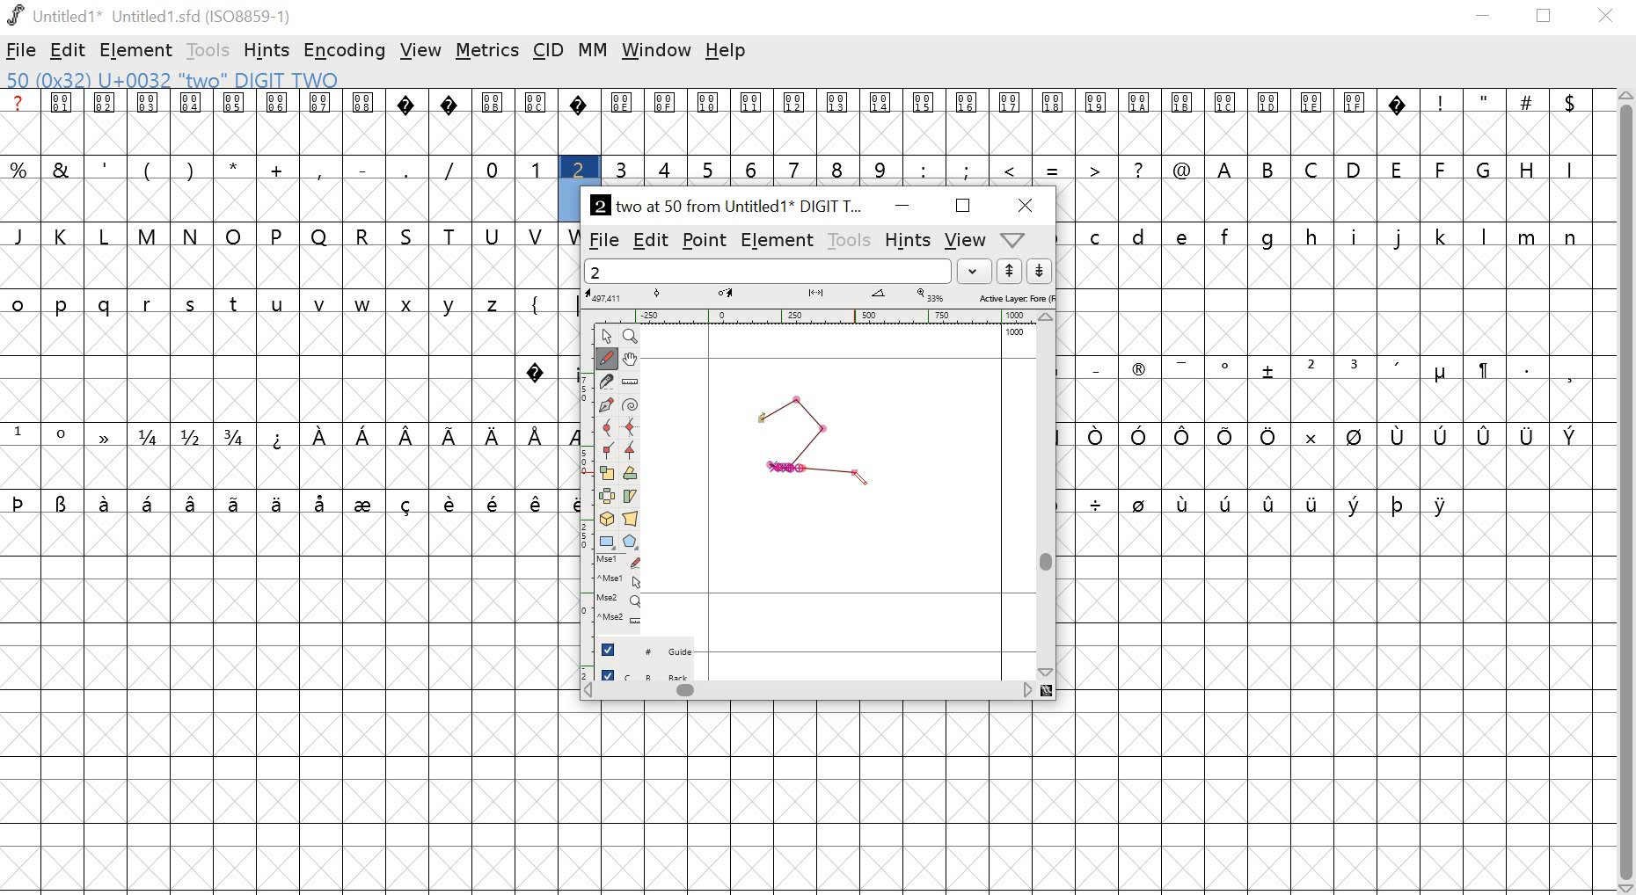  I want to click on rectangle/ellipse, so click(609, 542).